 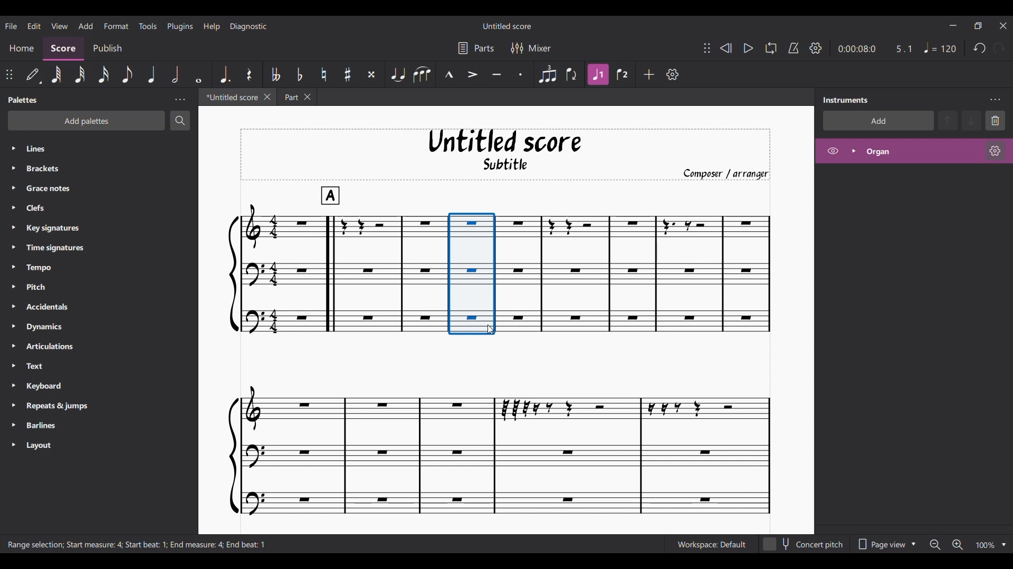 What do you see at coordinates (22, 100) in the screenshot?
I see `Panel title` at bounding box center [22, 100].